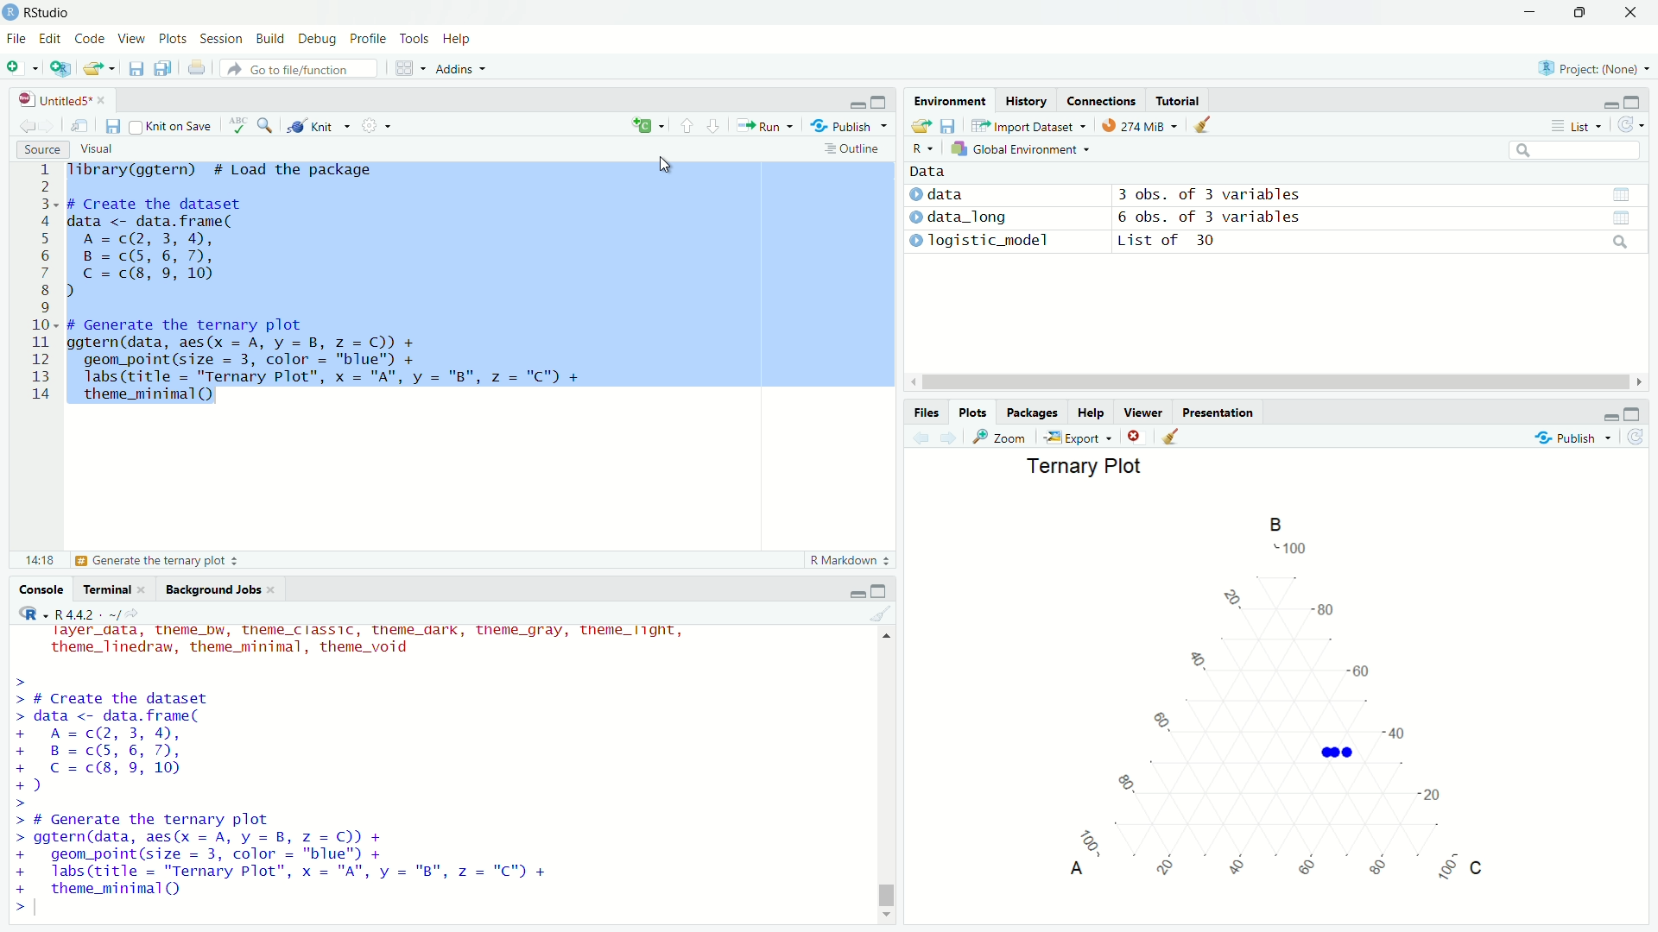  Describe the element at coordinates (956, 438) in the screenshot. I see `next` at that location.